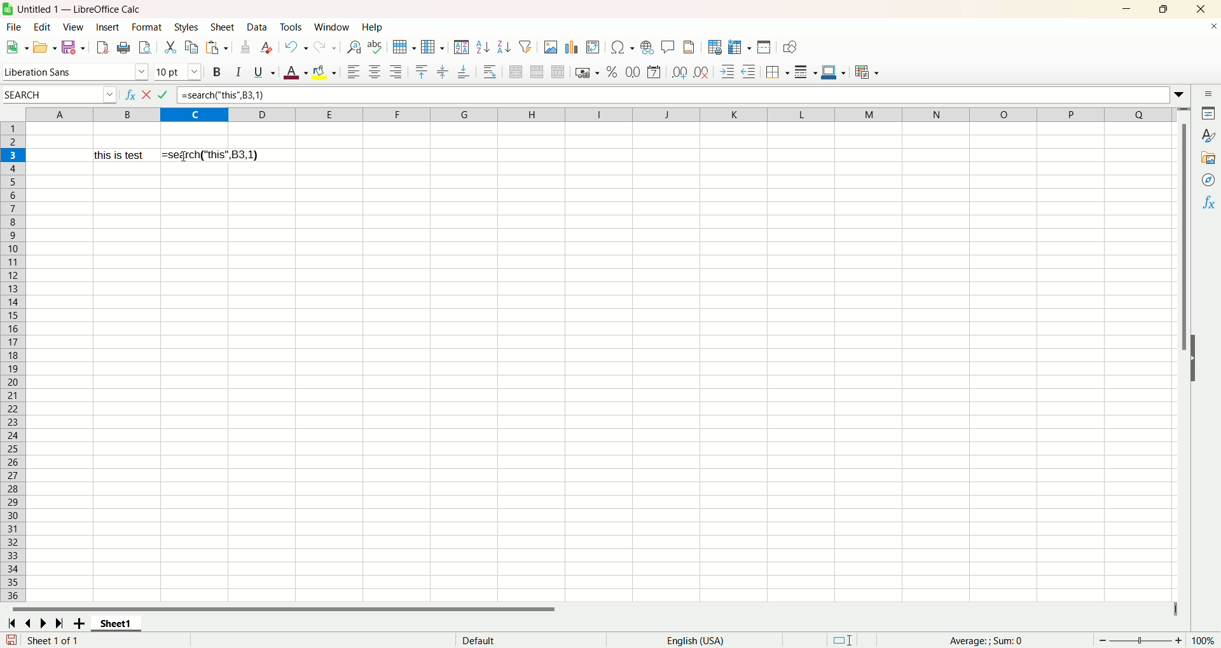  What do you see at coordinates (123, 155) in the screenshot?
I see `this is test` at bounding box center [123, 155].